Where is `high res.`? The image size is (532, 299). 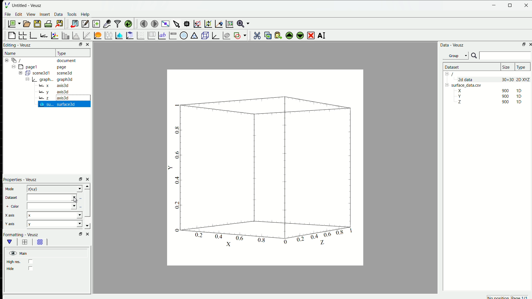 high res. is located at coordinates (14, 262).